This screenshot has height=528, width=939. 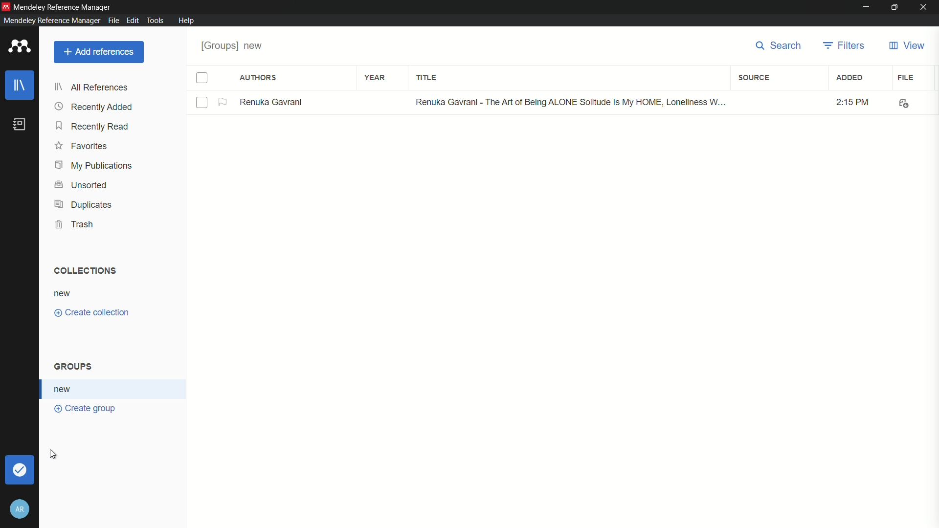 What do you see at coordinates (850, 78) in the screenshot?
I see `added` at bounding box center [850, 78].